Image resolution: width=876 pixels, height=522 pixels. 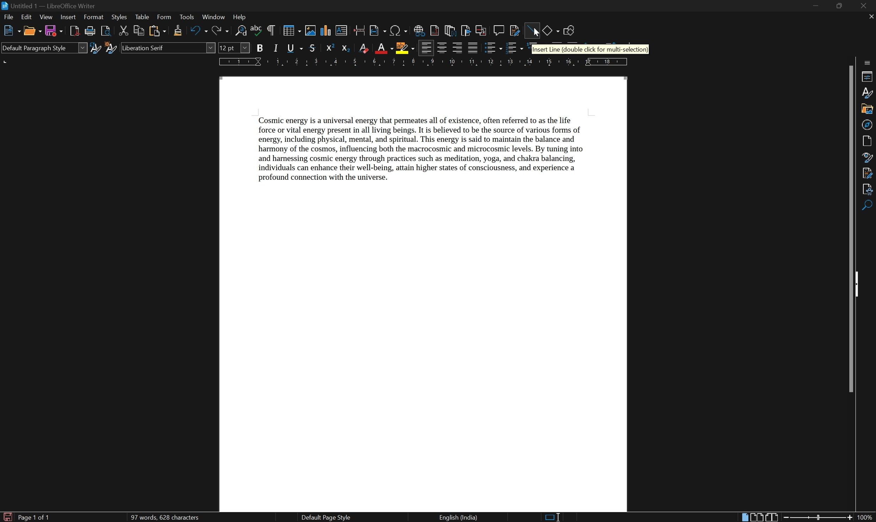 What do you see at coordinates (345, 48) in the screenshot?
I see `subscript` at bounding box center [345, 48].